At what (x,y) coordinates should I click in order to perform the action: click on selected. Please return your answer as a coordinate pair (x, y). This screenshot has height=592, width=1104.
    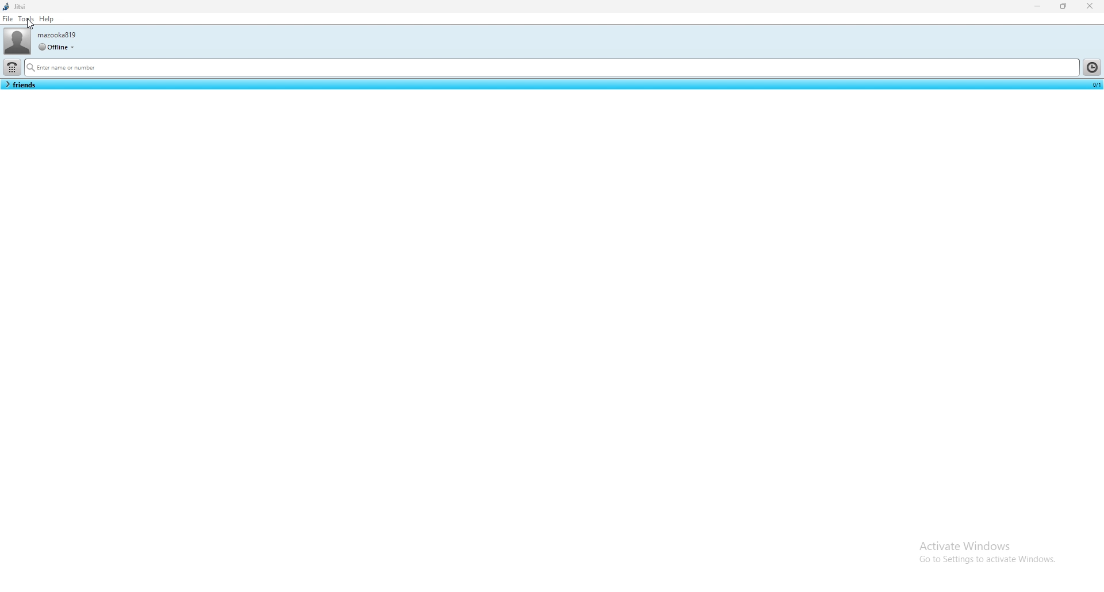
    Looking at the image, I should click on (1094, 84).